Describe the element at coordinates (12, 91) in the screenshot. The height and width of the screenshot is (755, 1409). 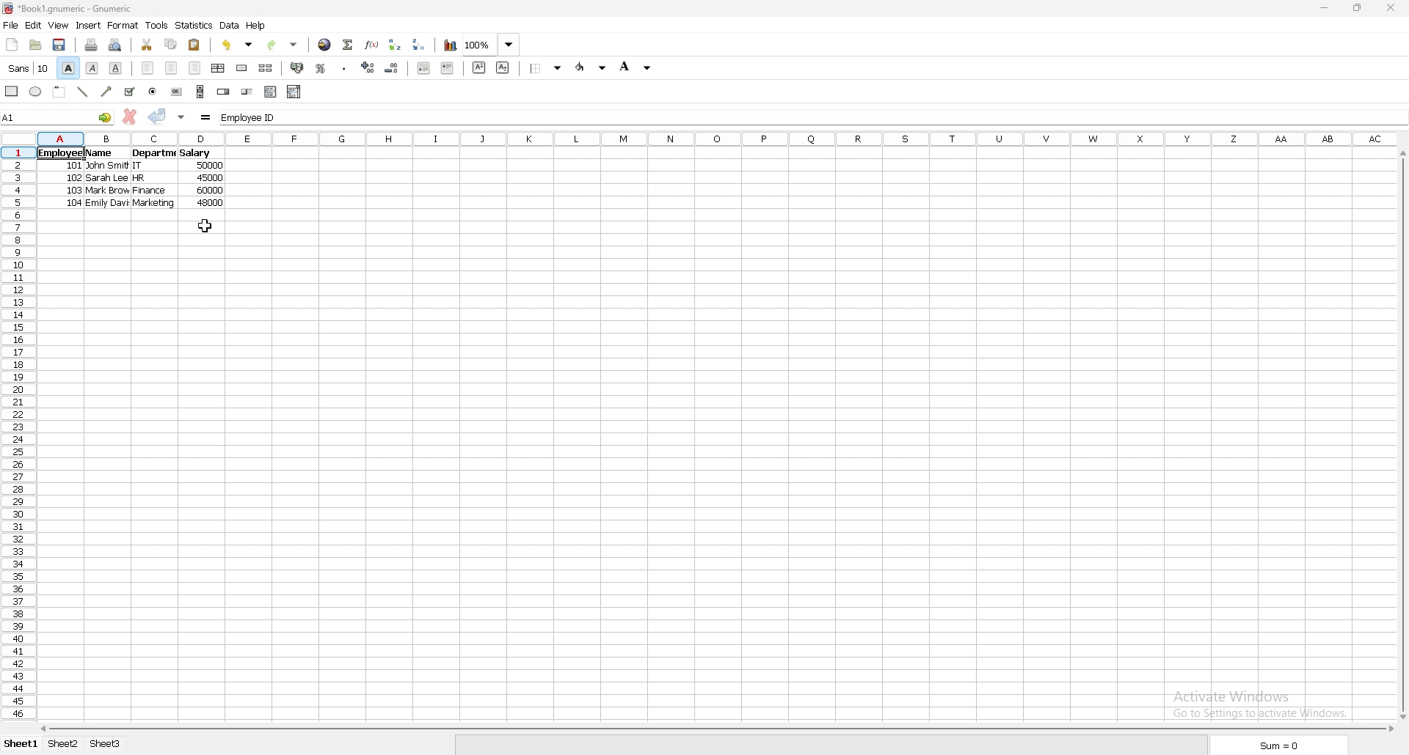
I see `rectangle` at that location.